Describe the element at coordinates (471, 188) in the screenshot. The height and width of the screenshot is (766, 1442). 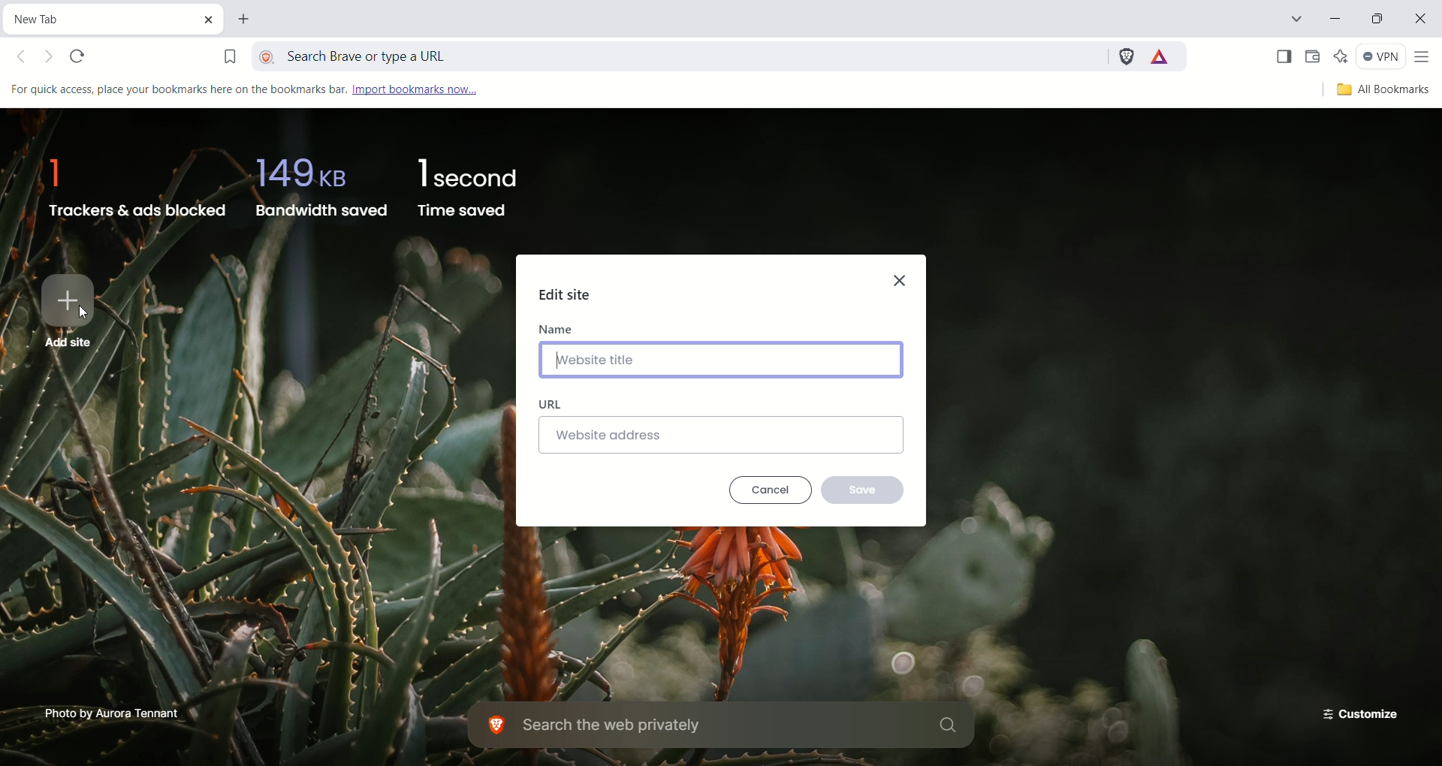
I see `time saved` at that location.